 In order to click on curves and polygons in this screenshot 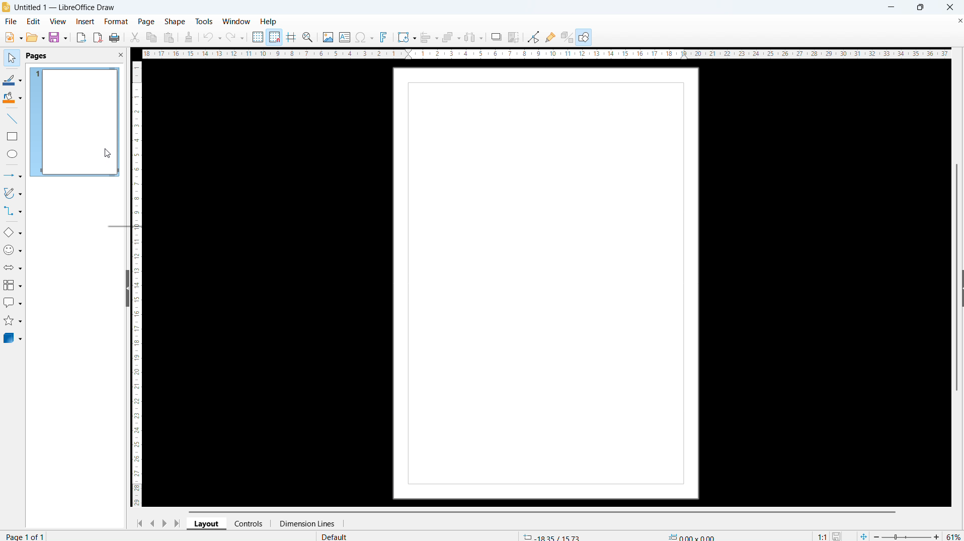, I will do `click(13, 194)`.